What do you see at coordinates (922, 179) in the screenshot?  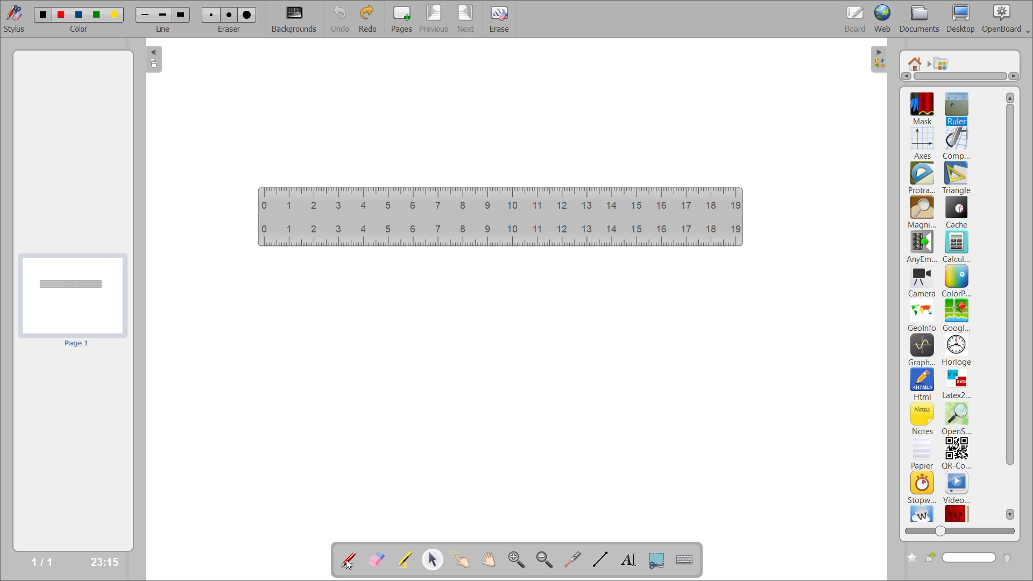 I see `protractor` at bounding box center [922, 179].